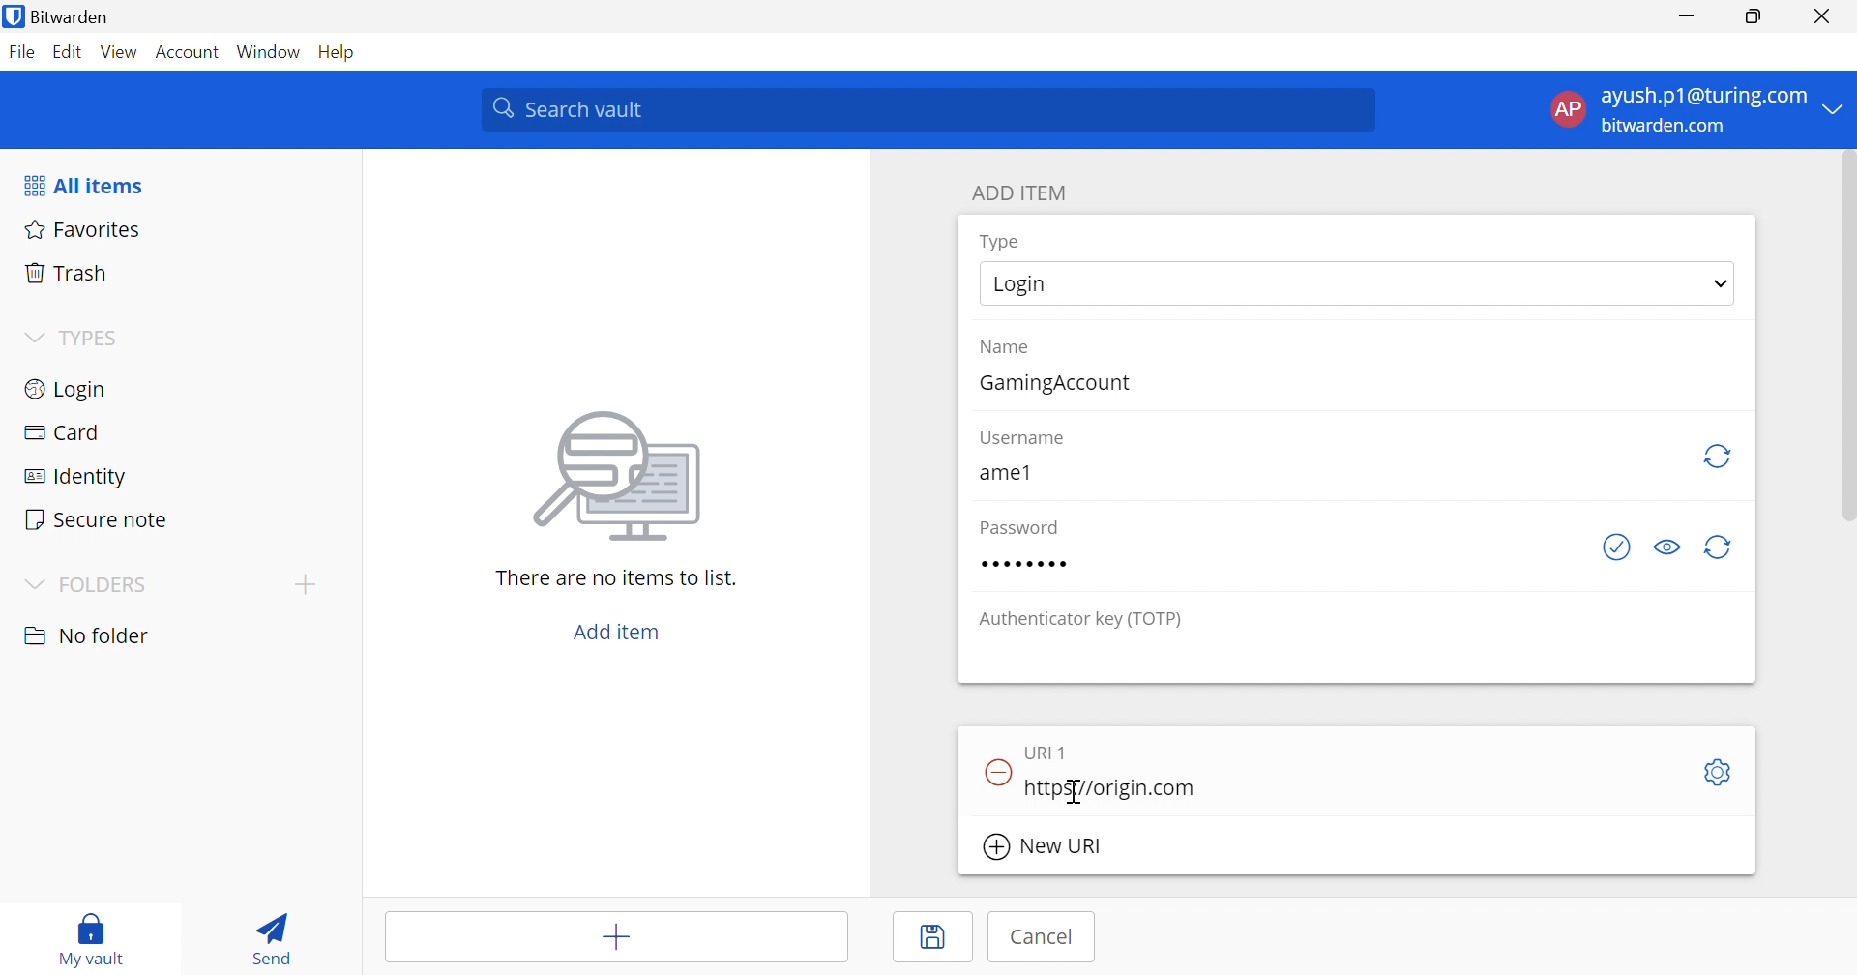 The height and width of the screenshot is (975, 1857). I want to click on ayush.p1@turing.com, so click(1707, 99).